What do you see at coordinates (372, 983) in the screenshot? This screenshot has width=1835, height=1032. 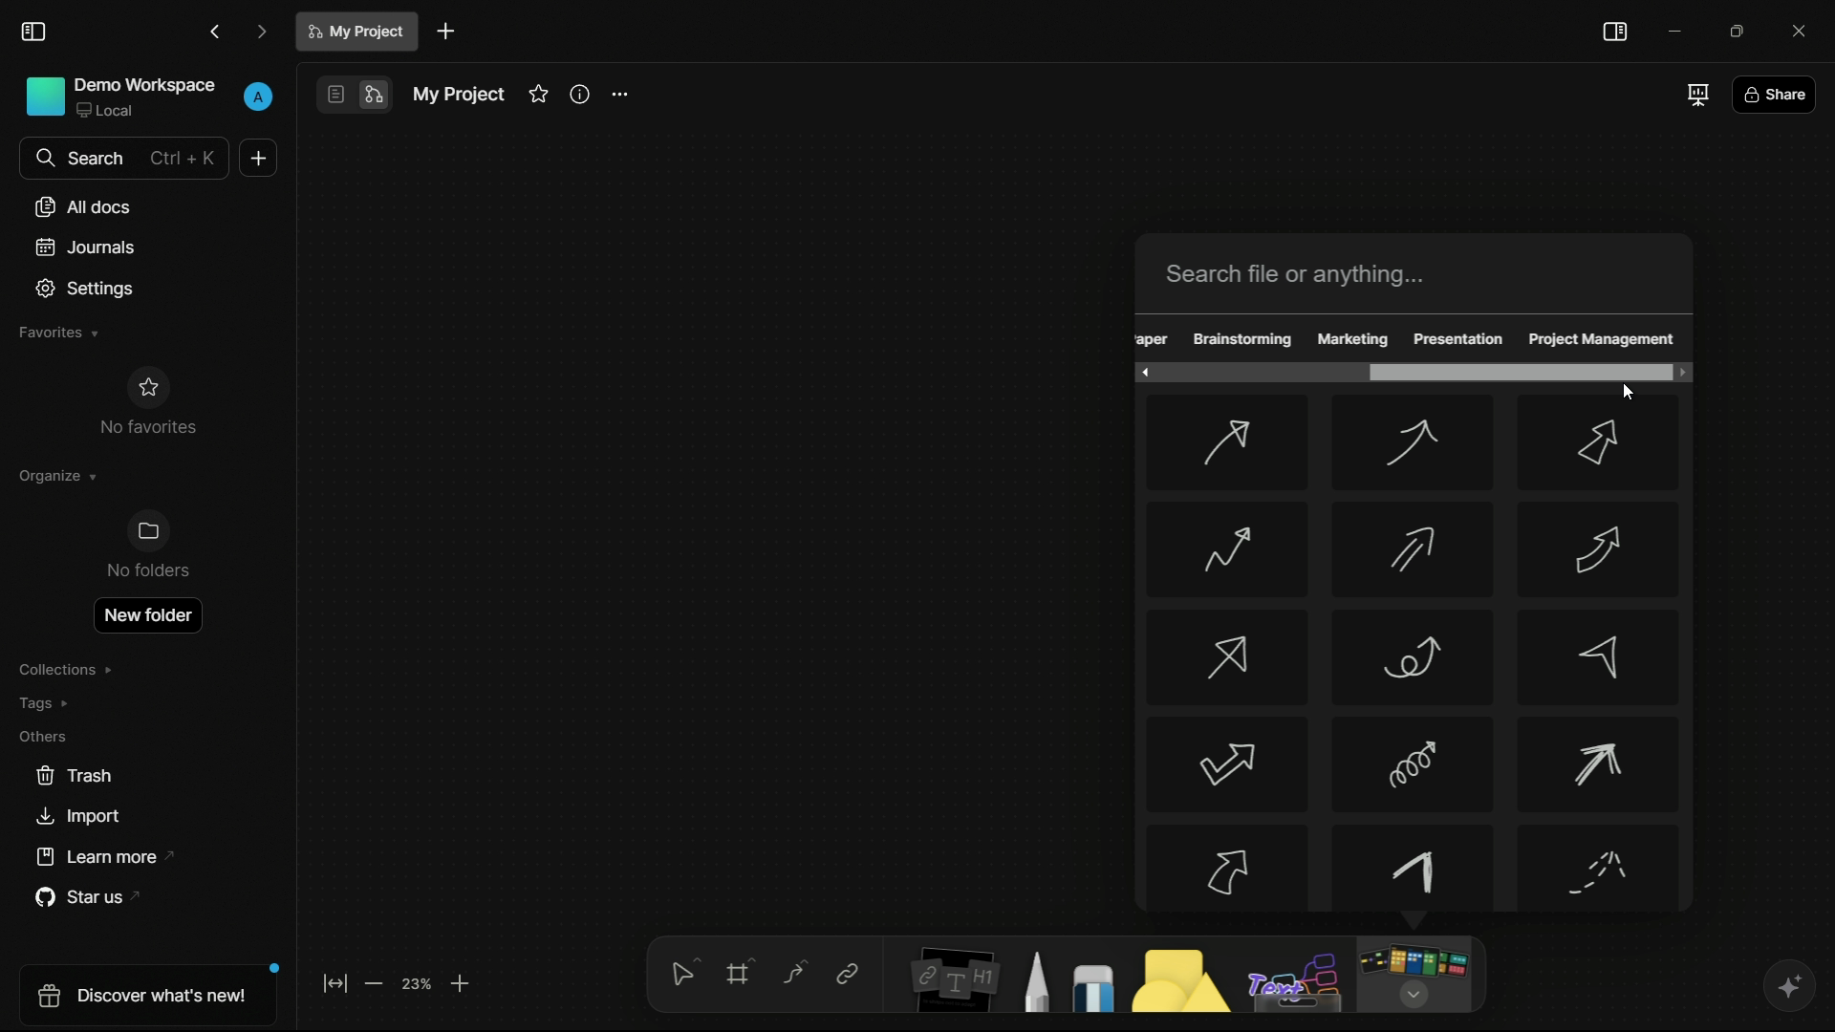 I see `zoom out` at bounding box center [372, 983].